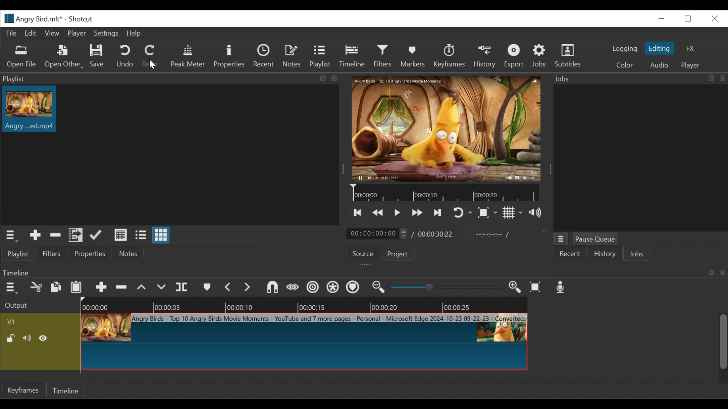 Image resolution: width=728 pixels, height=409 pixels. Describe the element at coordinates (293, 289) in the screenshot. I see `Scrub while dragging` at that location.